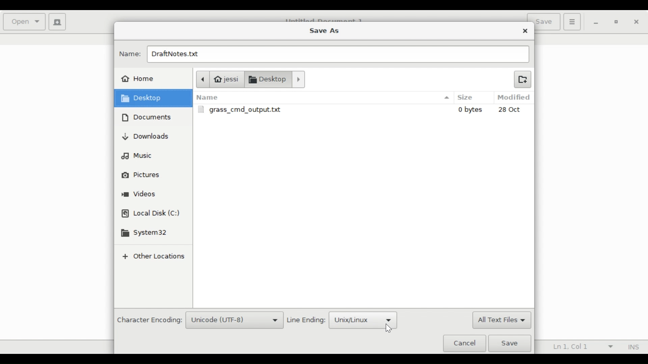 This screenshot has width=648, height=364. I want to click on Open, so click(25, 22).